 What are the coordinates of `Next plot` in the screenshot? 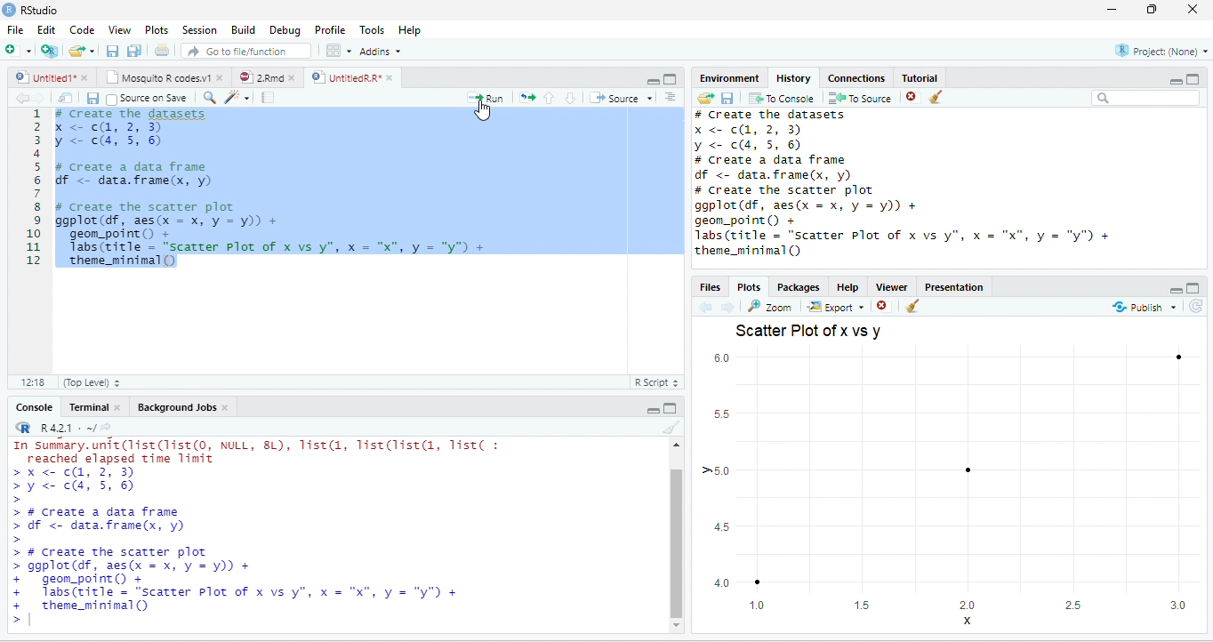 It's located at (727, 307).